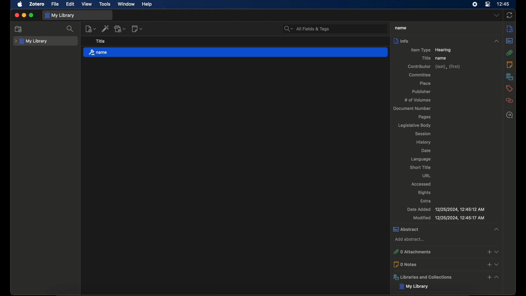 Image resolution: width=526 pixels, height=296 pixels. I want to click on screen recorder , so click(474, 4).